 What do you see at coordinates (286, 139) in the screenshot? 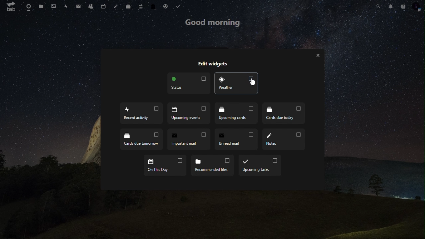
I see `notes` at bounding box center [286, 139].